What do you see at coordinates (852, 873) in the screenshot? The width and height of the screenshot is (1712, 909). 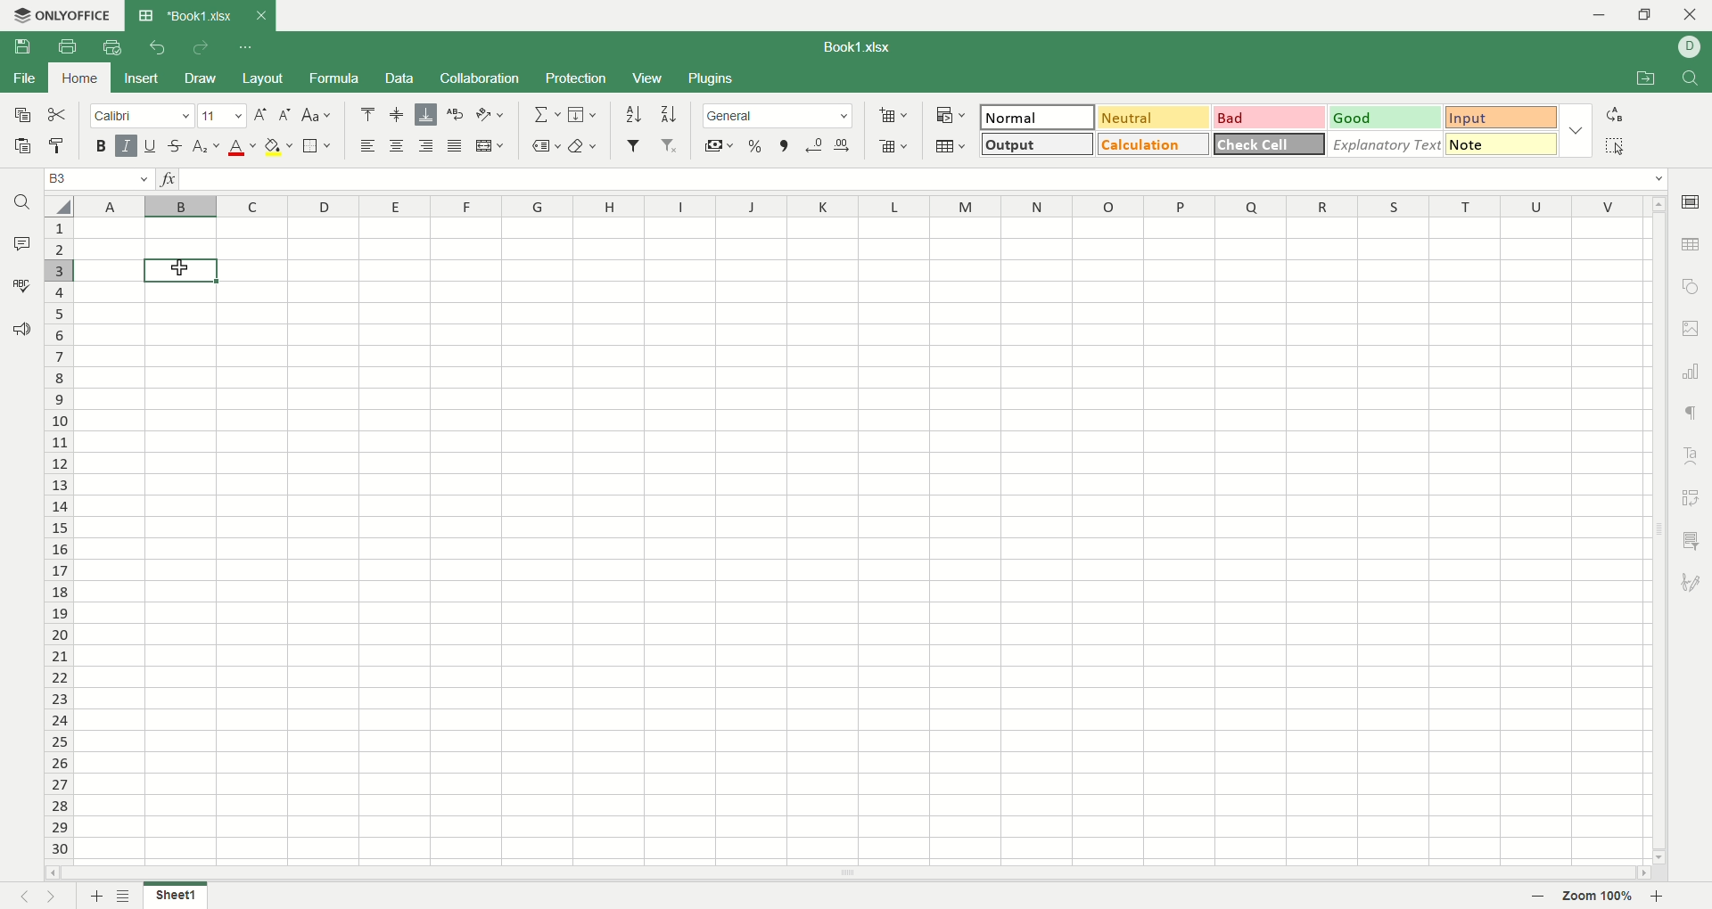 I see `horizontal scroll bar` at bounding box center [852, 873].